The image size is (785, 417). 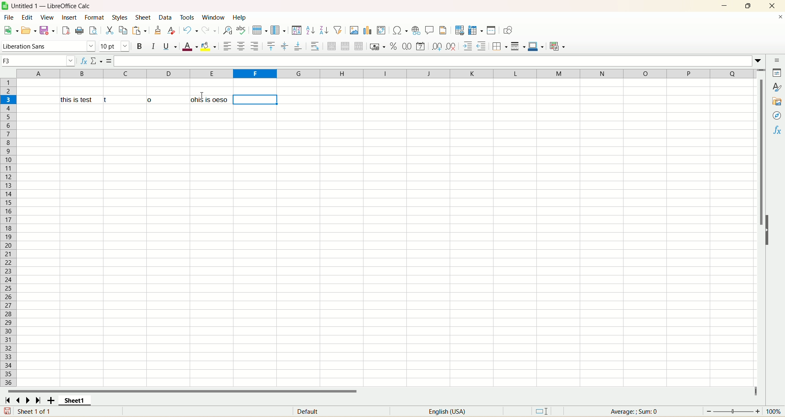 What do you see at coordinates (508, 30) in the screenshot?
I see `draw function` at bounding box center [508, 30].